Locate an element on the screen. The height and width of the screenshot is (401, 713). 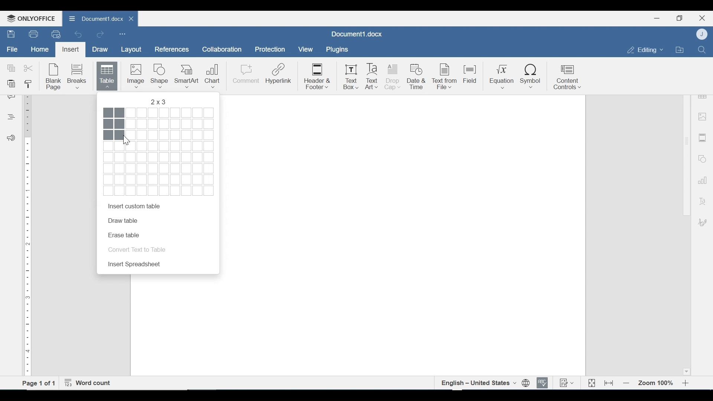
Chart is located at coordinates (213, 76).